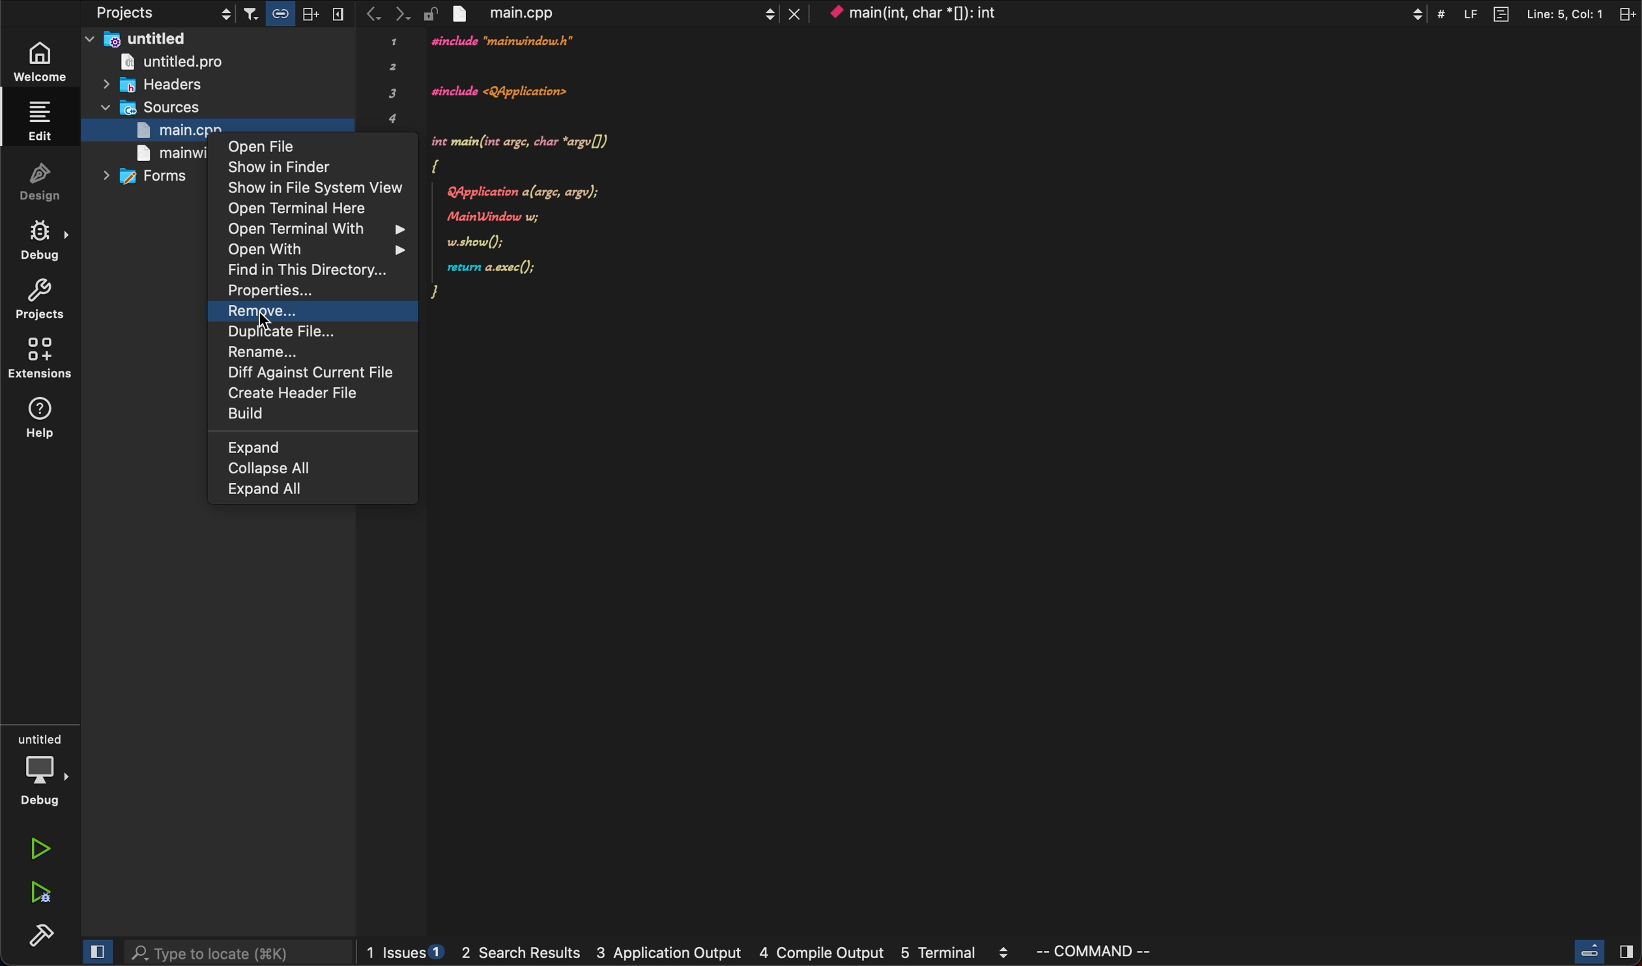  Describe the element at coordinates (1601, 952) in the screenshot. I see `close slide bar` at that location.